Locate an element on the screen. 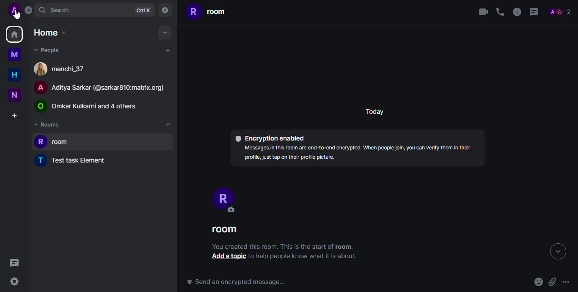  voice call is located at coordinates (500, 12).